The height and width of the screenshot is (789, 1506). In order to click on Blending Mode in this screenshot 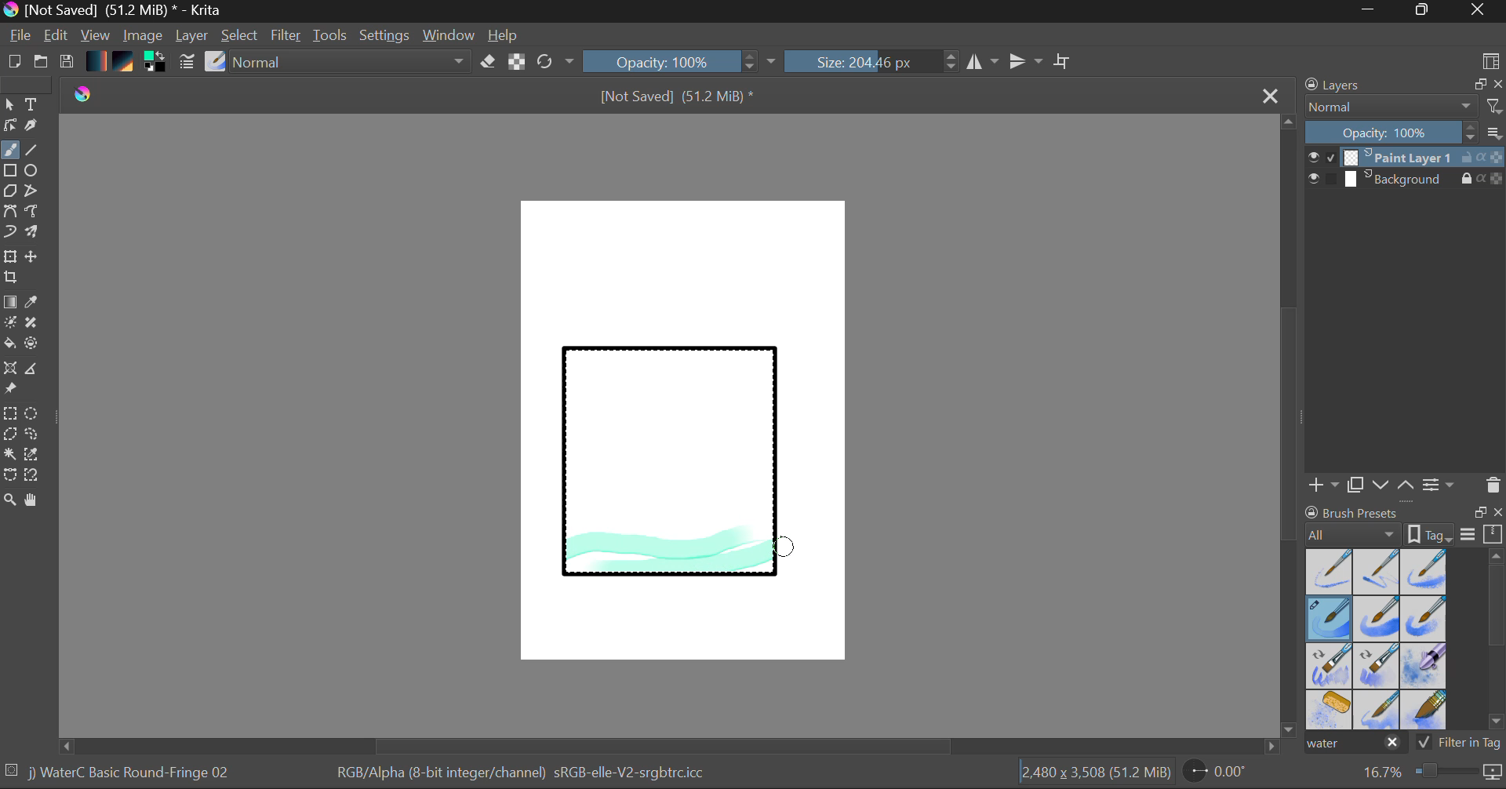, I will do `click(1404, 107)`.